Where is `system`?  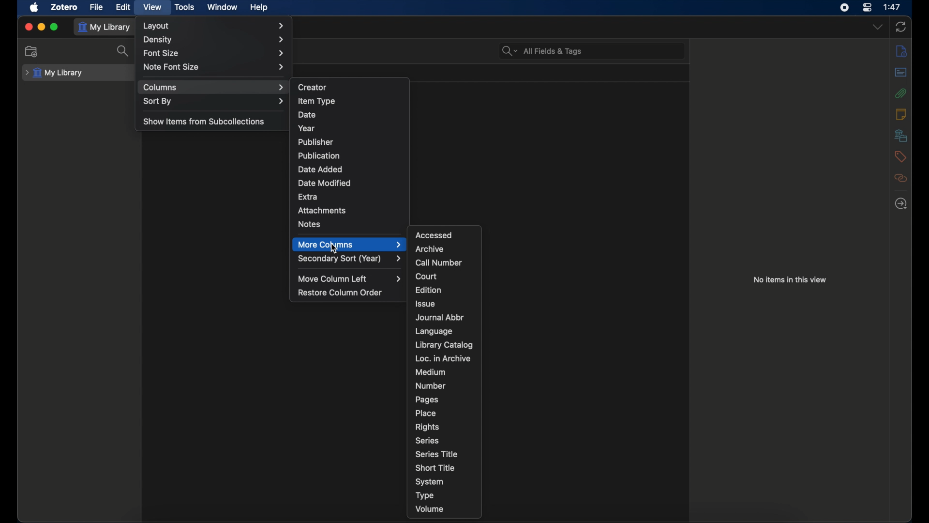 system is located at coordinates (429, 482).